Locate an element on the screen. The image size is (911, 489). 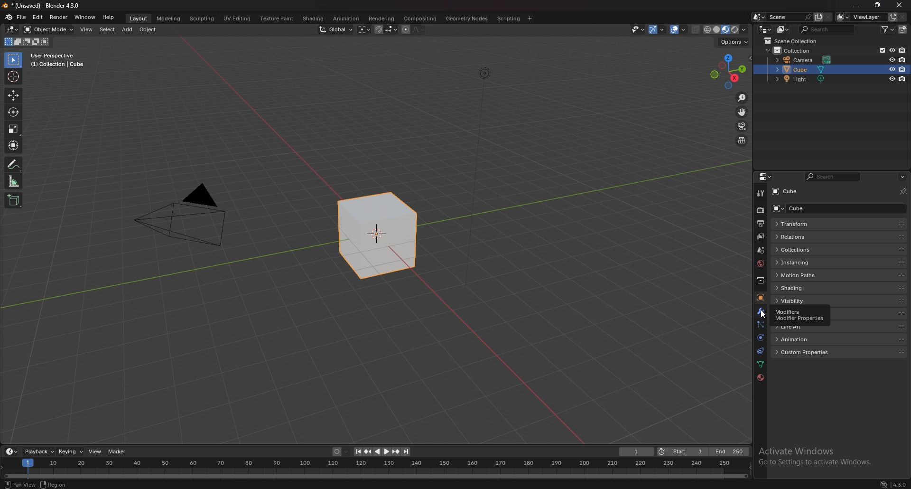
hide in viewport is located at coordinates (892, 69).